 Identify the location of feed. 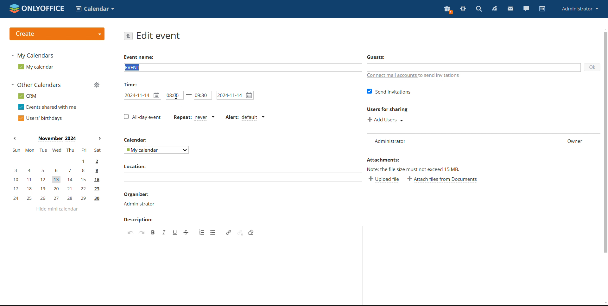
(495, 9).